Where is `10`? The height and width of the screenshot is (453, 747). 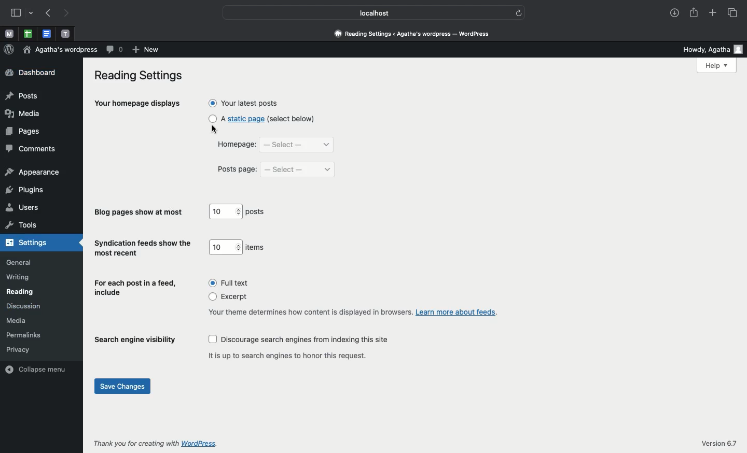 10 is located at coordinates (225, 211).